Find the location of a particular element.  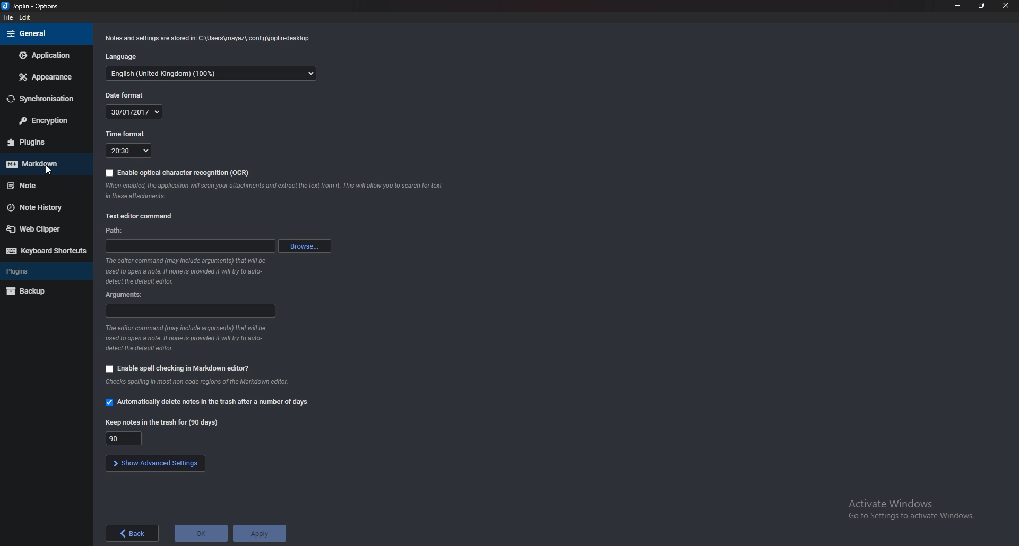

Info is located at coordinates (272, 191).